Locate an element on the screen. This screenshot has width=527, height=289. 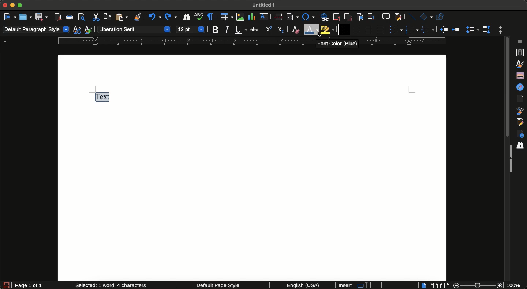
Italics is located at coordinates (227, 30).